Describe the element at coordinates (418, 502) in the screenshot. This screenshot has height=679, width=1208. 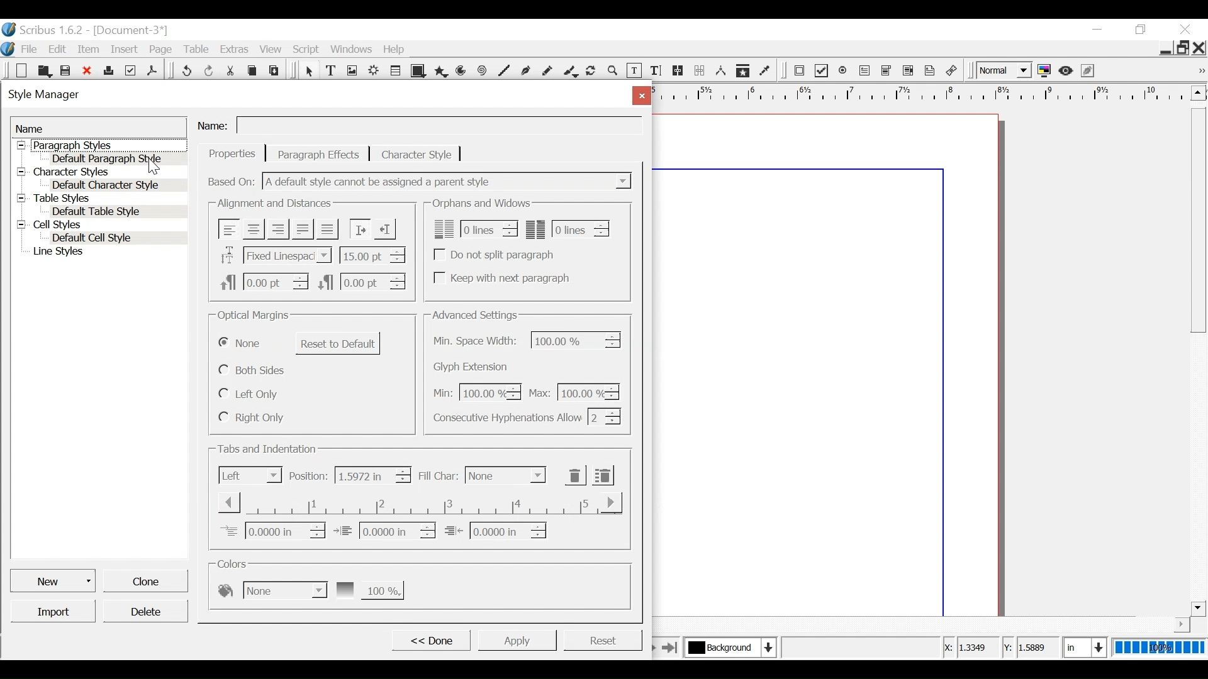
I see `Adjust tab` at that location.